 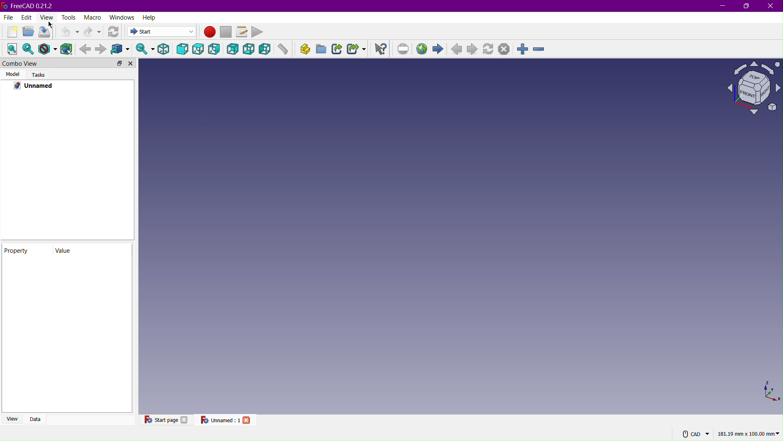 What do you see at coordinates (209, 32) in the screenshot?
I see `Macro Recording` at bounding box center [209, 32].